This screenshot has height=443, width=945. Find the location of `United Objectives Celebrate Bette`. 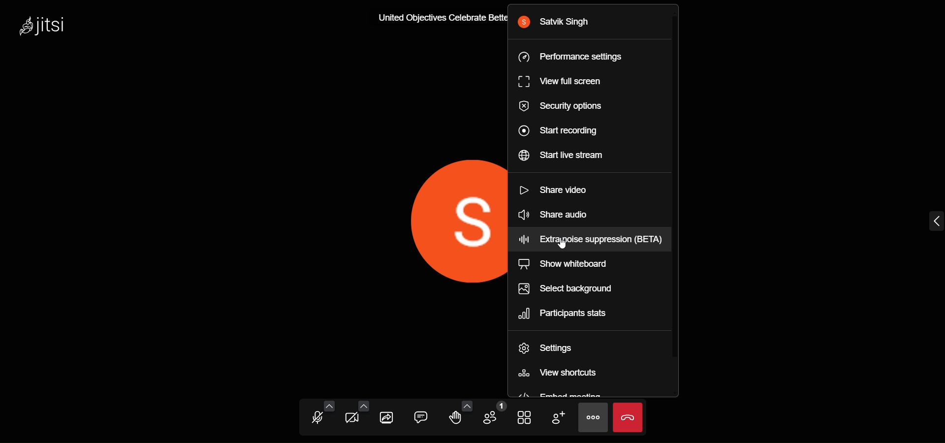

United Objectives Celebrate Bette is located at coordinates (436, 20).